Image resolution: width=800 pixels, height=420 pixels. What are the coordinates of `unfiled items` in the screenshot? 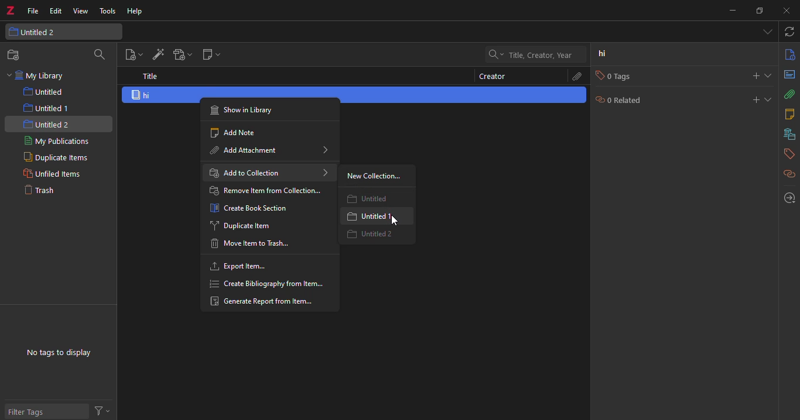 It's located at (47, 174).